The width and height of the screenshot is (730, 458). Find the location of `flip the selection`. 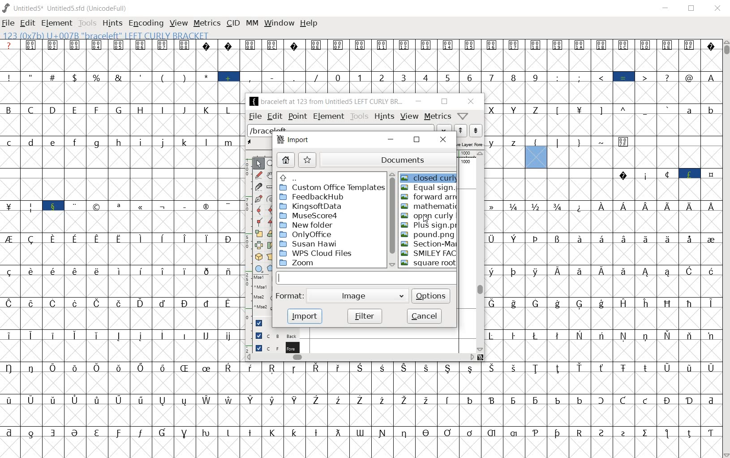

flip the selection is located at coordinates (271, 234).